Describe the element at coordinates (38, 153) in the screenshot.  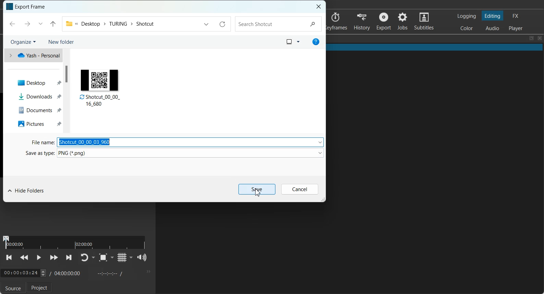
I see `save as type:` at that location.